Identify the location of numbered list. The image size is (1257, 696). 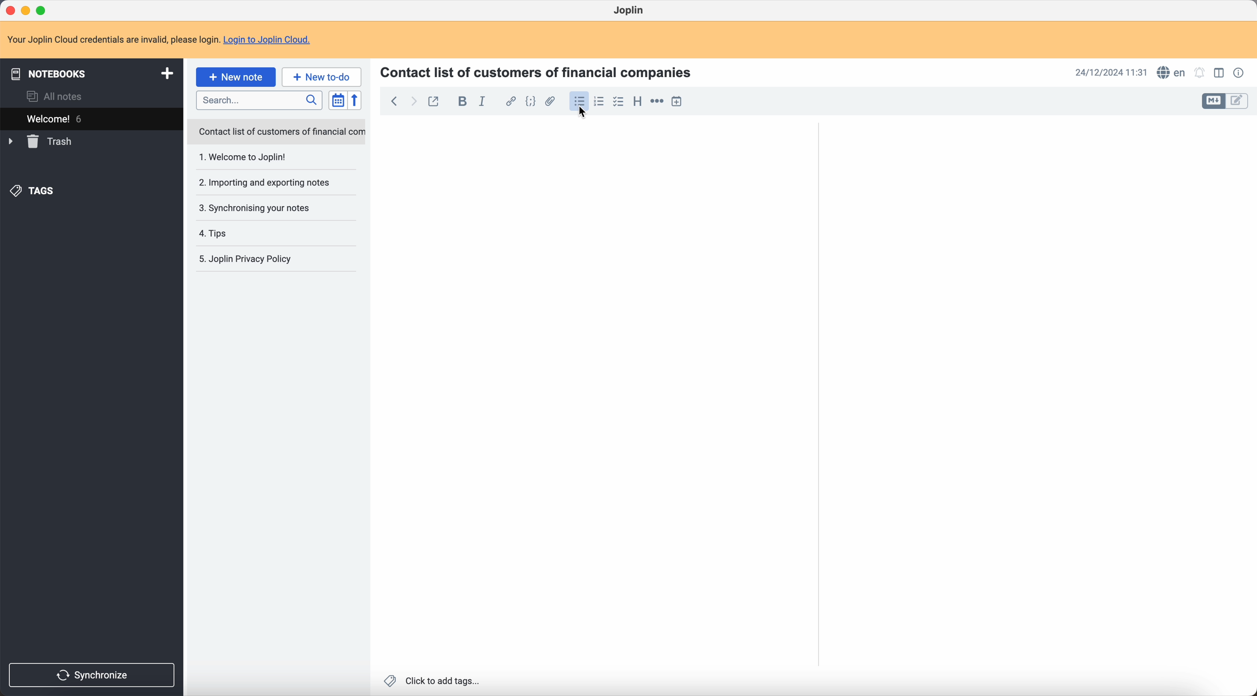
(600, 101).